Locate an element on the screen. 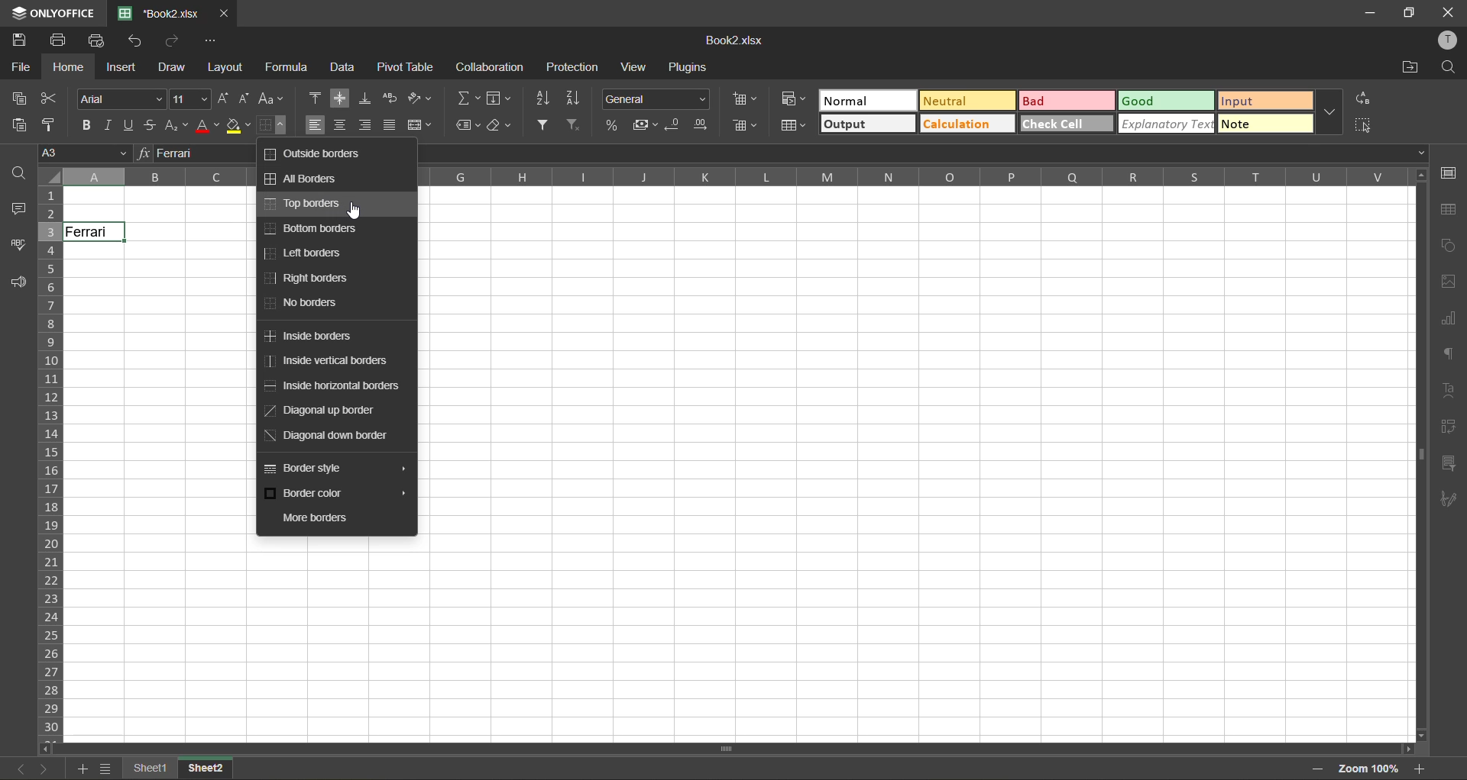  sort descending is located at coordinates (575, 98).